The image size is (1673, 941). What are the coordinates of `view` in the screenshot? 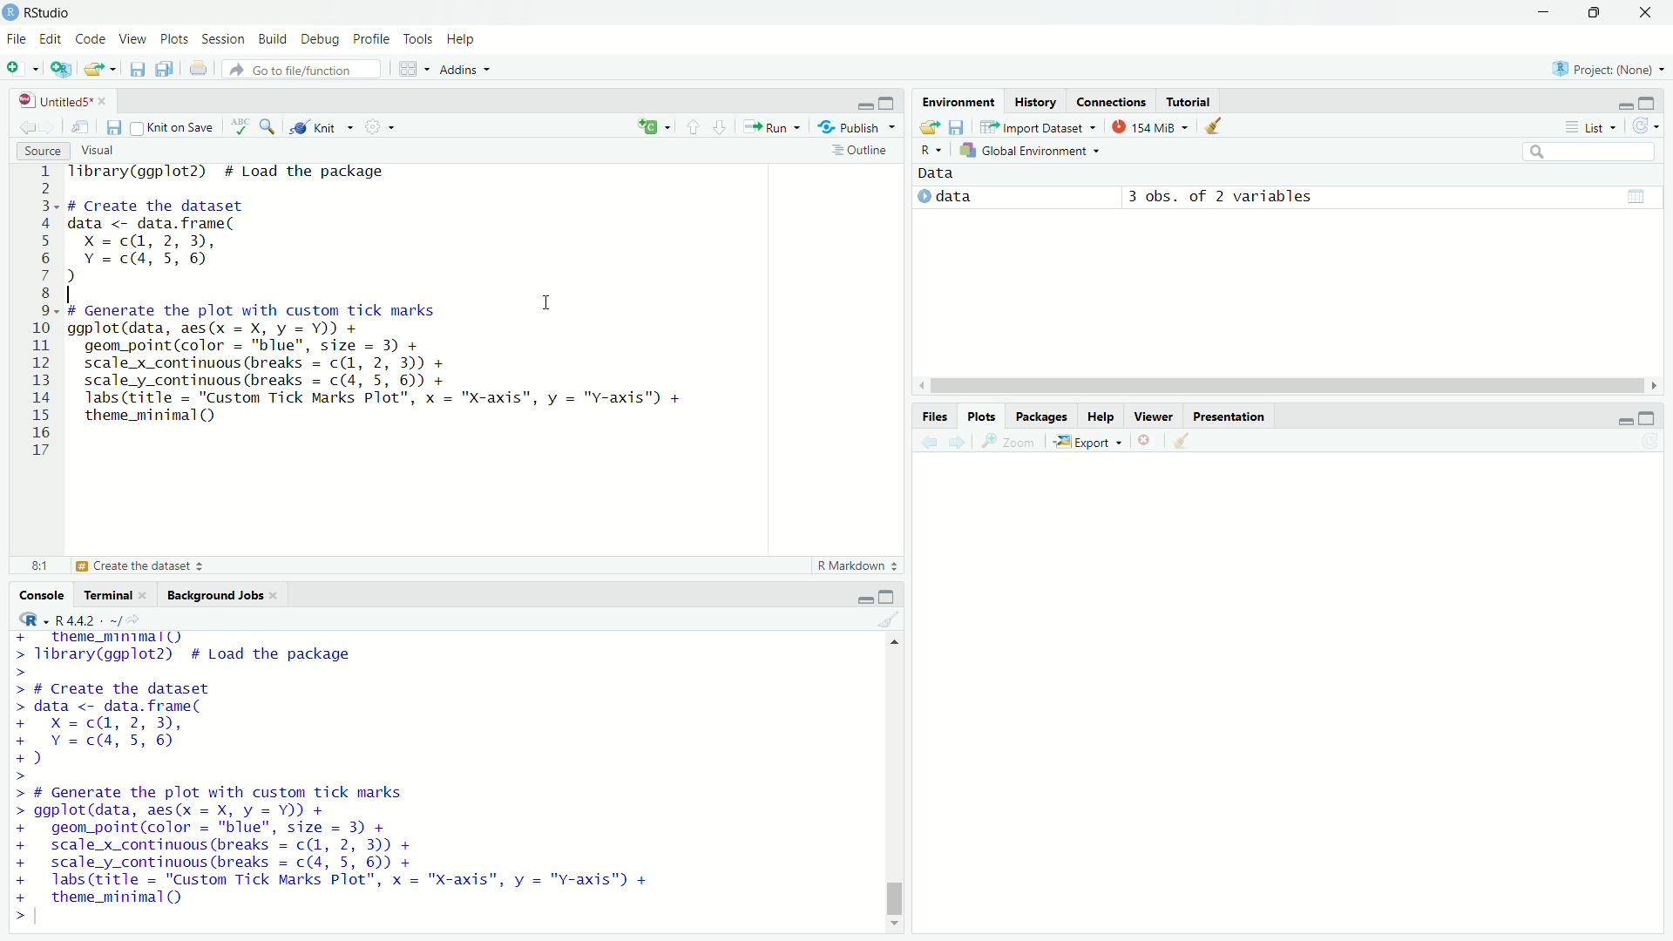 It's located at (132, 40).